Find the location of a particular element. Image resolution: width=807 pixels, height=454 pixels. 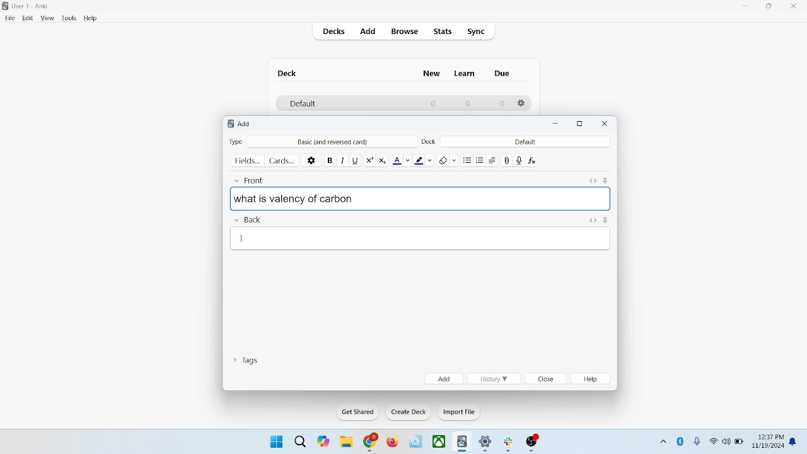

unordered list is located at coordinates (467, 160).